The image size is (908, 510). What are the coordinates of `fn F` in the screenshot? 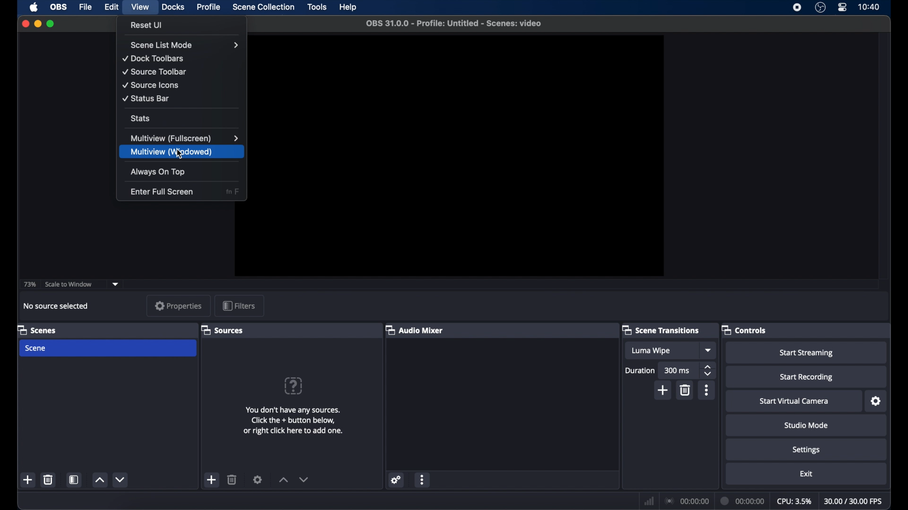 It's located at (232, 192).